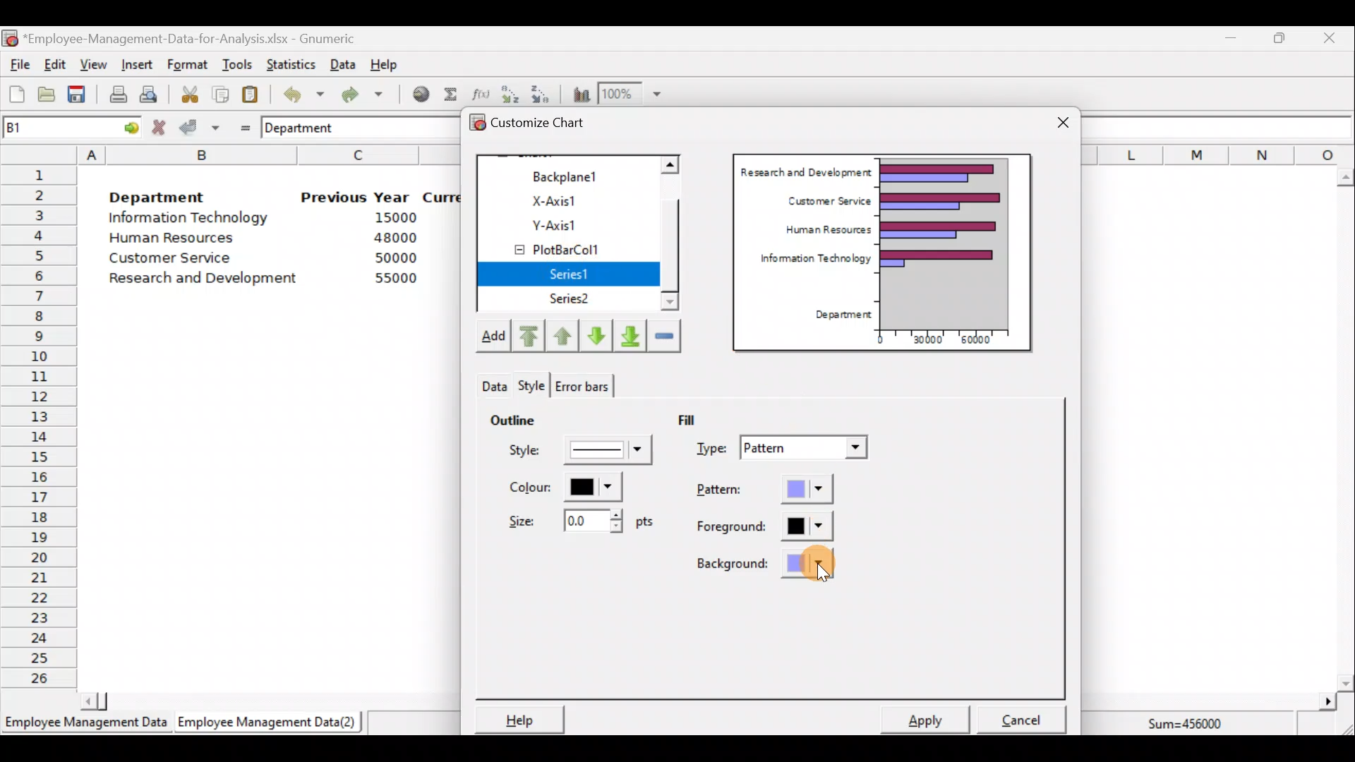 The image size is (1355, 762). Describe the element at coordinates (480, 93) in the screenshot. I see `Edit a function in the current cell` at that location.